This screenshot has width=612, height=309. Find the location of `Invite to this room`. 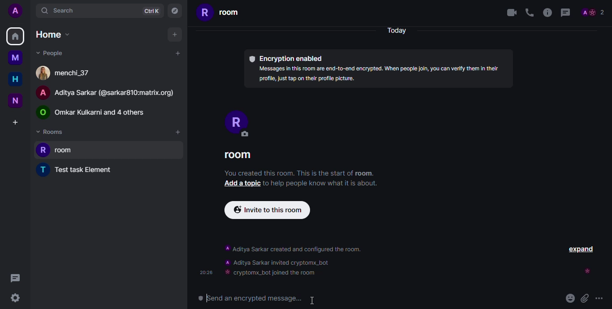

Invite to this room is located at coordinates (267, 210).